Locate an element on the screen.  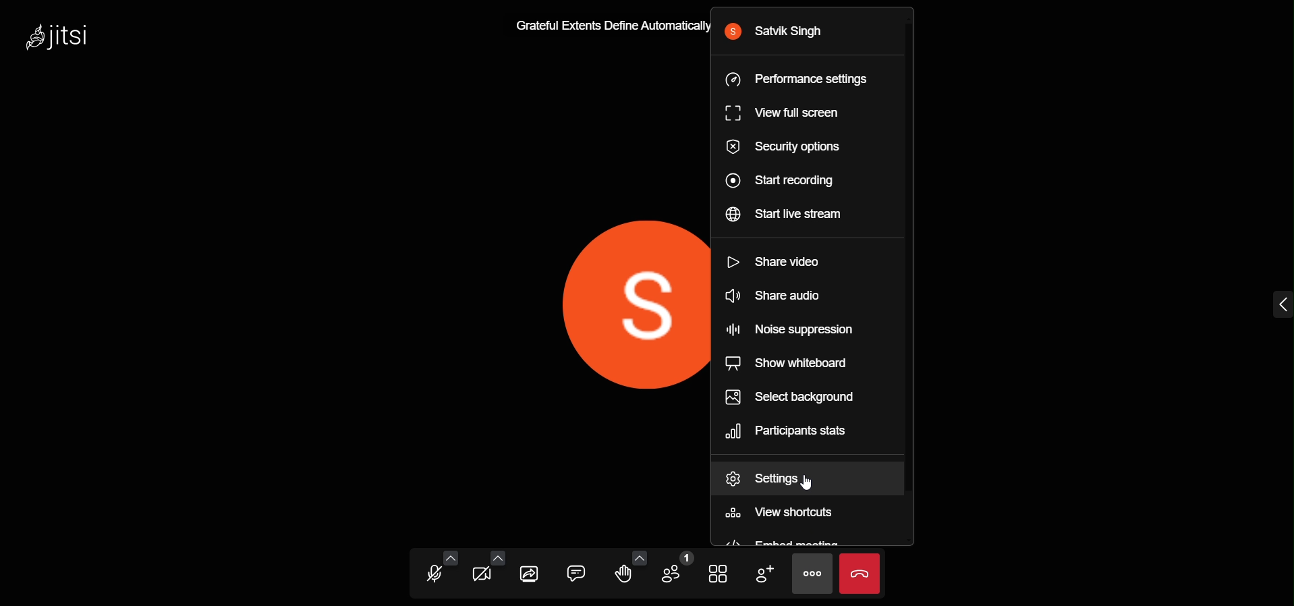
microphone is located at coordinates (431, 575).